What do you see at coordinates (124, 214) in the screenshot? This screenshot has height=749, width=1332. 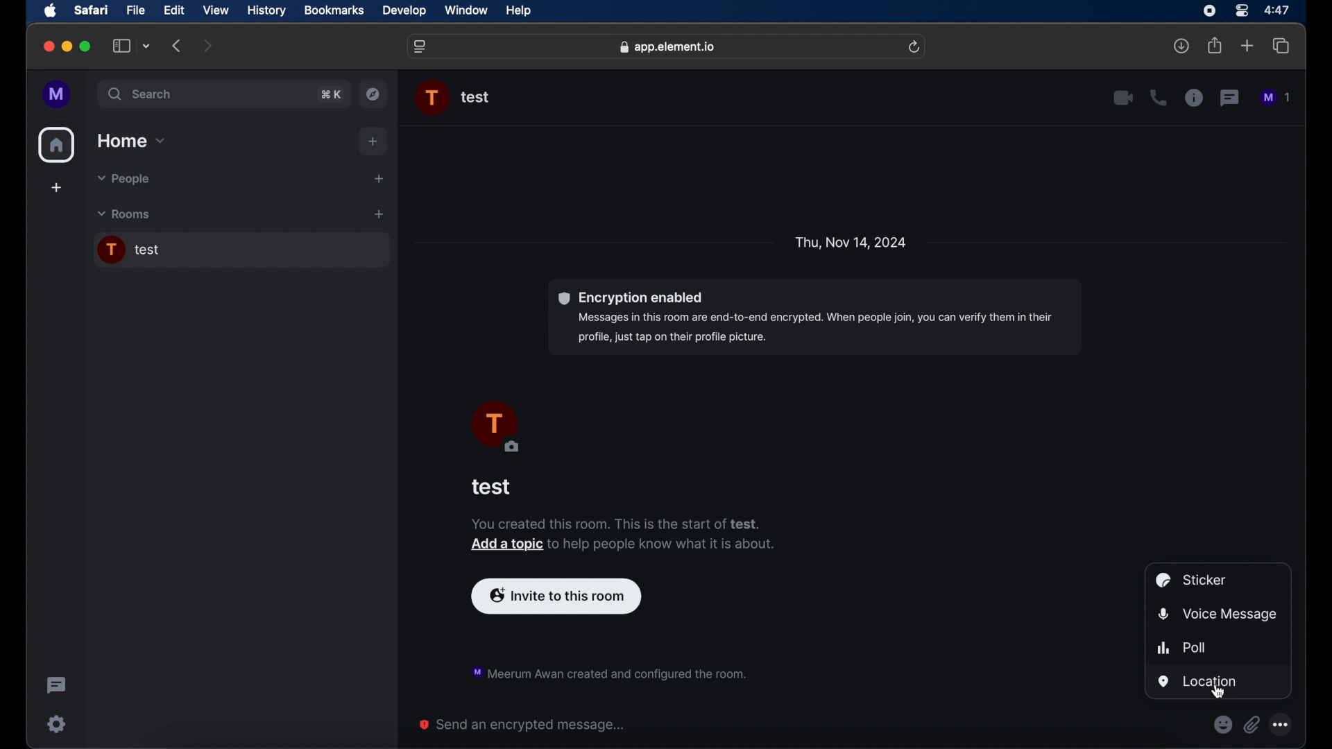 I see `rooms dropdown` at bounding box center [124, 214].